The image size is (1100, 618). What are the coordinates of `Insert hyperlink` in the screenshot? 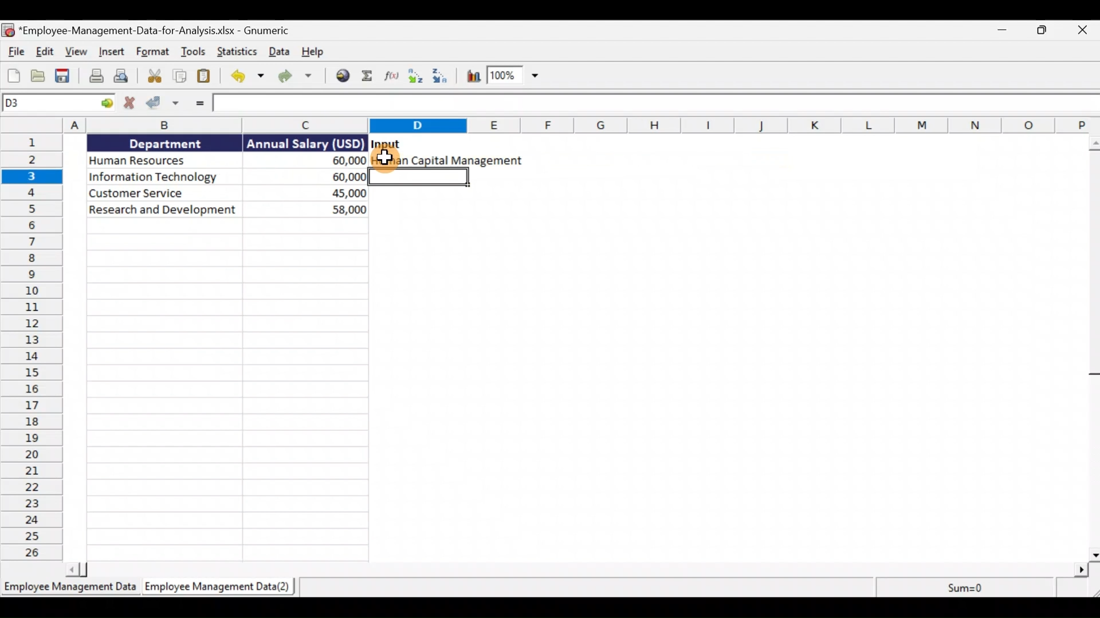 It's located at (342, 77).